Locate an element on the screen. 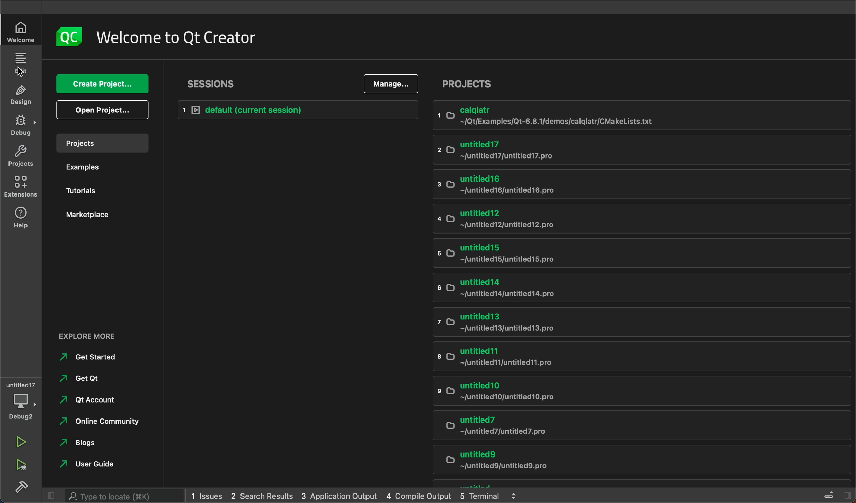 The image size is (856, 503). manage is located at coordinates (392, 85).